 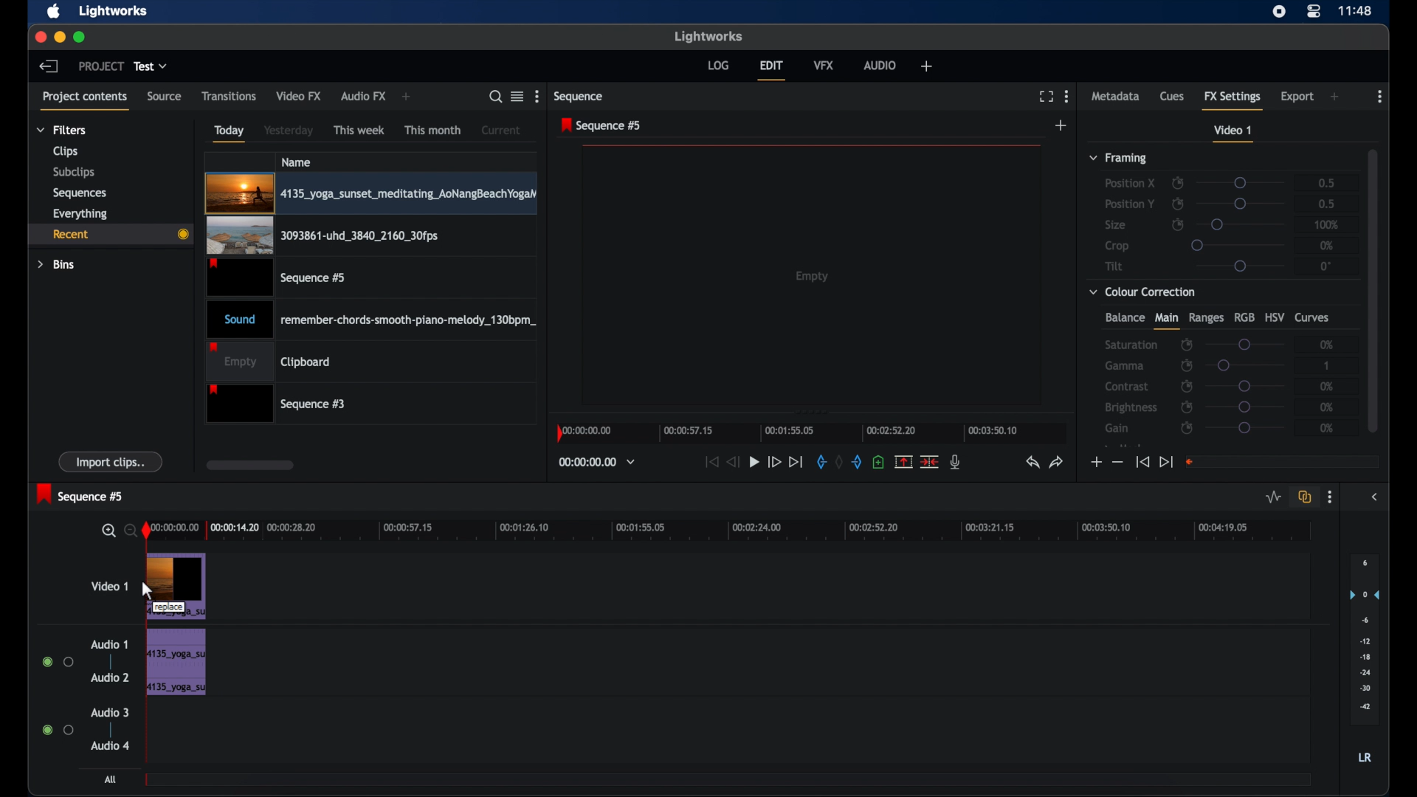 I want to click on curves, so click(x=1314, y=318).